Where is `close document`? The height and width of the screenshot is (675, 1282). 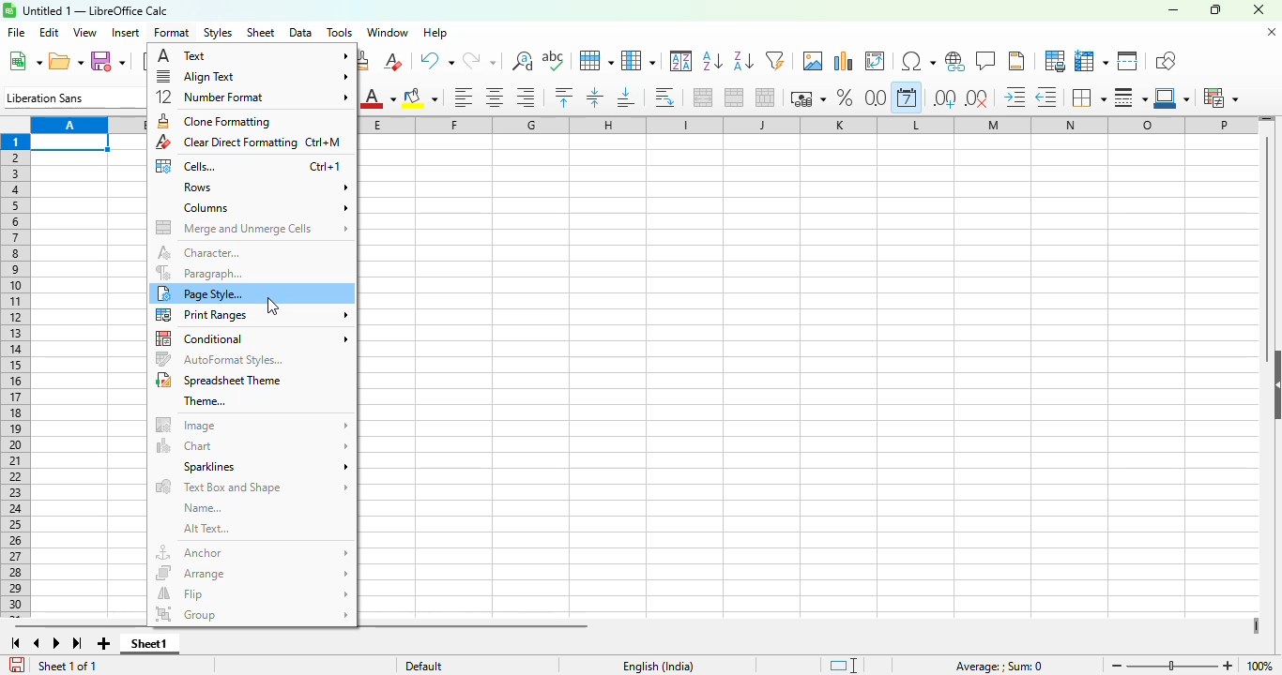
close document is located at coordinates (1273, 32).